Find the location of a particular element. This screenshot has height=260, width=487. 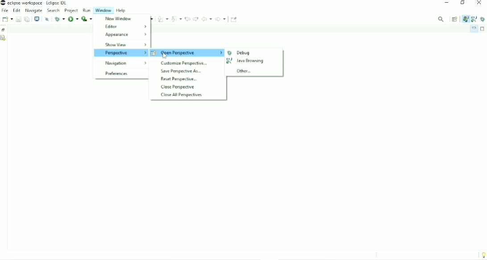

Search is located at coordinates (54, 10).